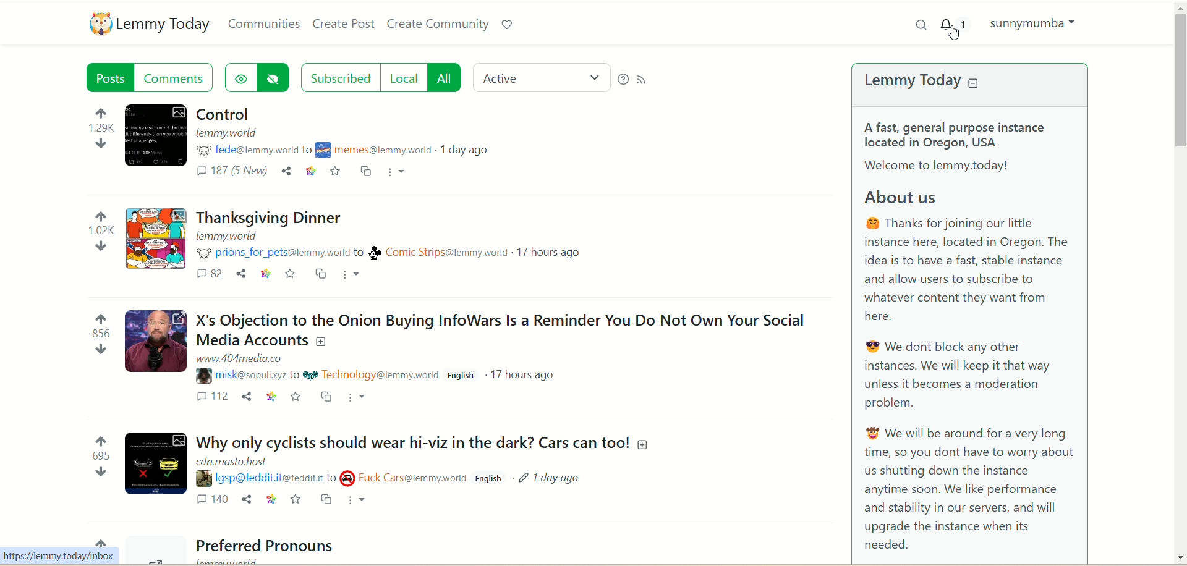 This screenshot has width=1187, height=566. Describe the element at coordinates (211, 397) in the screenshot. I see `comment 112` at that location.